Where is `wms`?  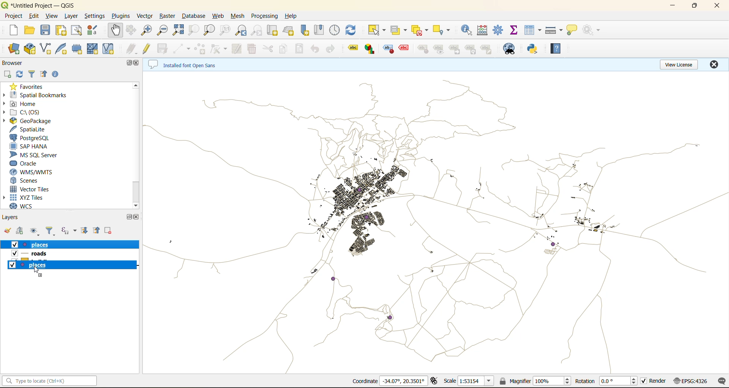
wms is located at coordinates (46, 172).